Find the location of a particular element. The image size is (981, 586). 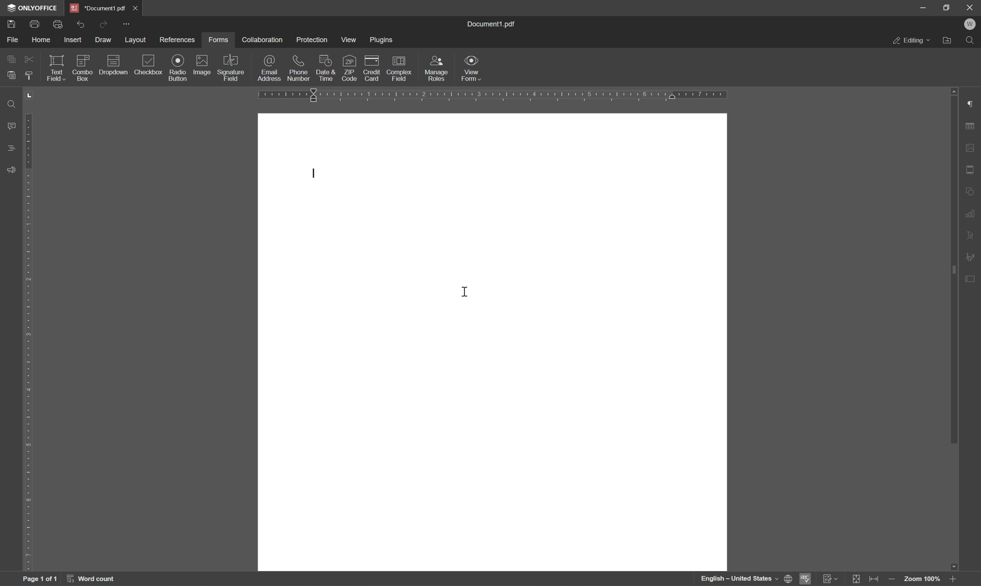

zoom 100% is located at coordinates (925, 580).